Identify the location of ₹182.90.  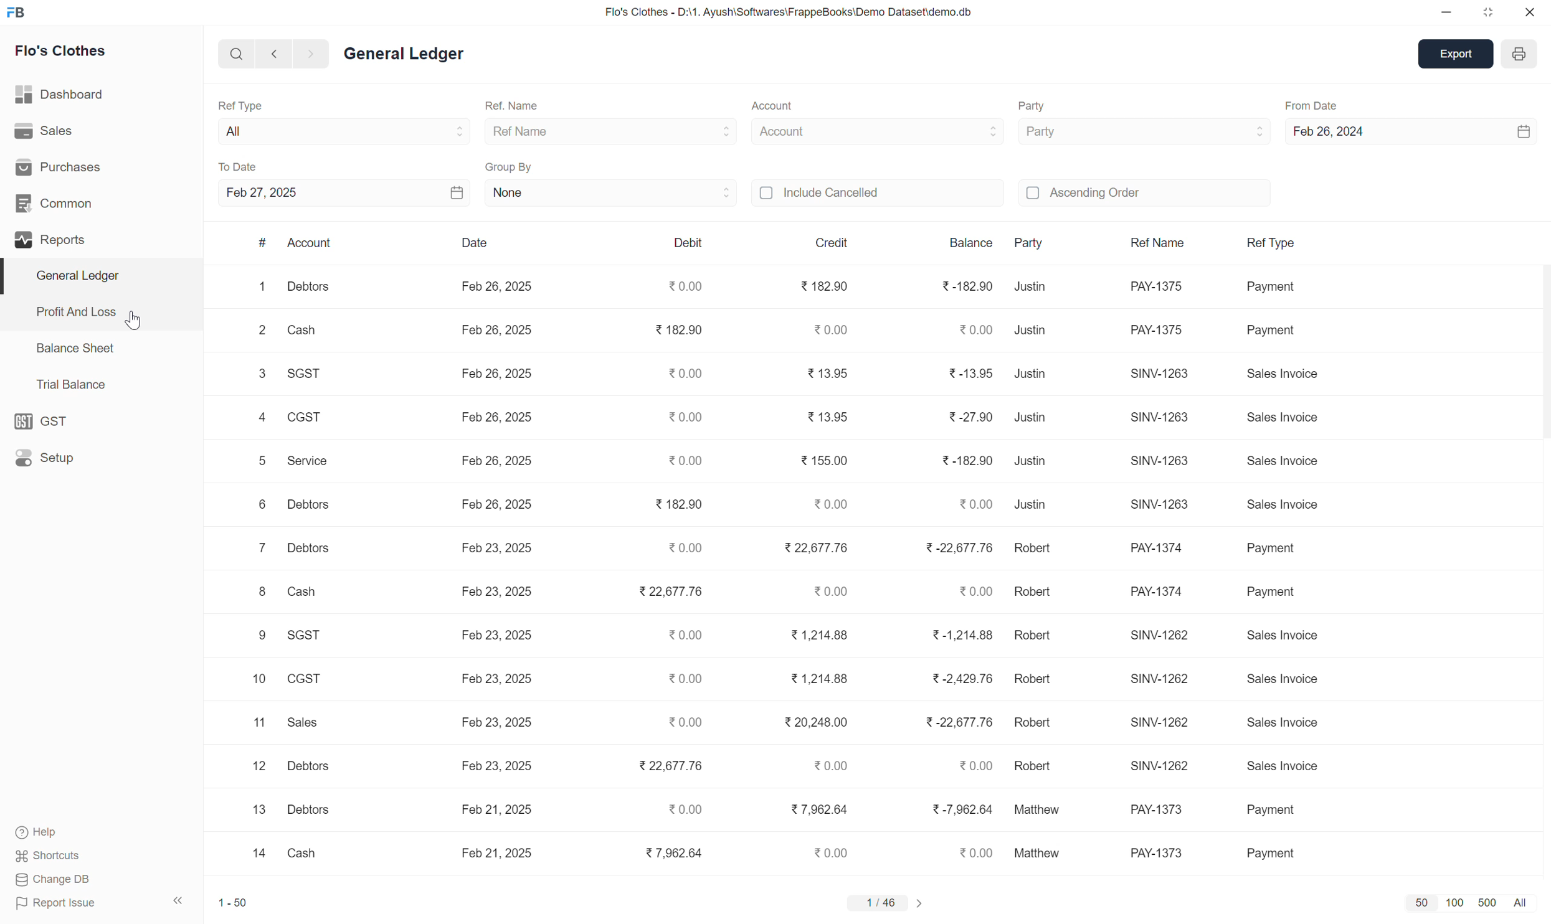
(673, 504).